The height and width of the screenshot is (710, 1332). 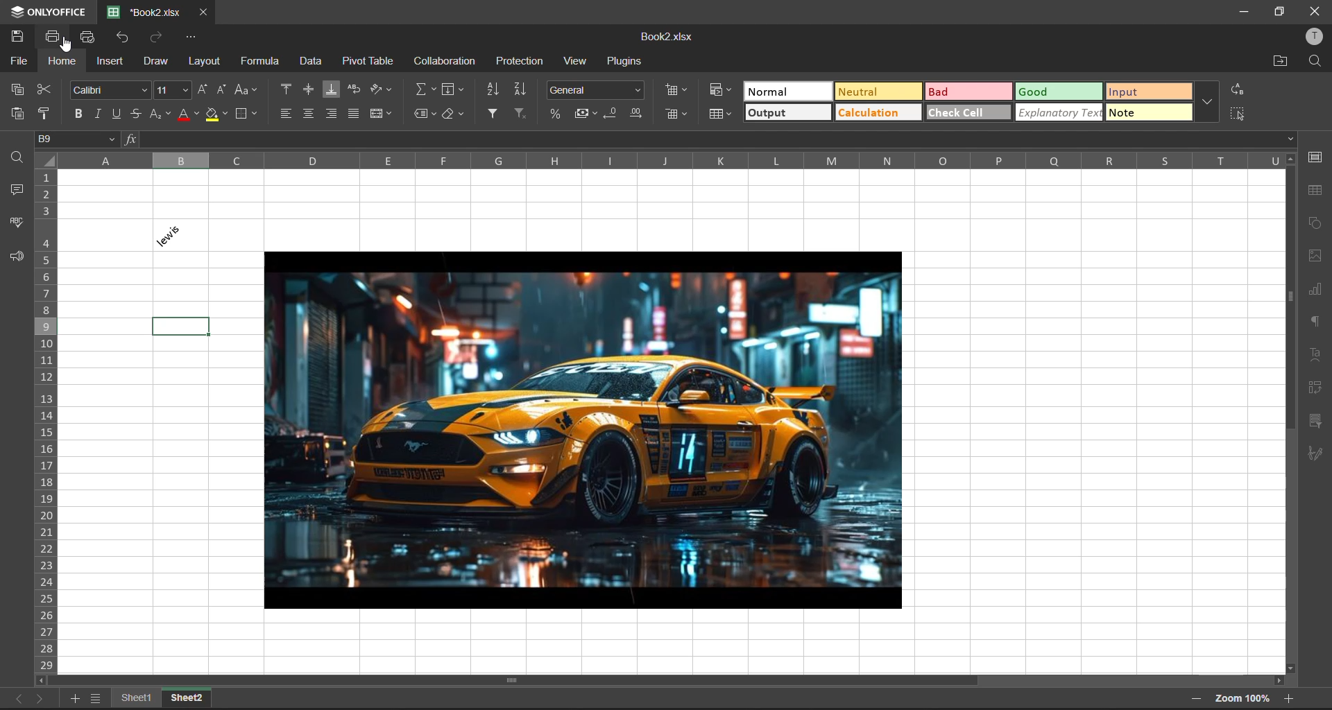 What do you see at coordinates (352, 114) in the screenshot?
I see `justified` at bounding box center [352, 114].